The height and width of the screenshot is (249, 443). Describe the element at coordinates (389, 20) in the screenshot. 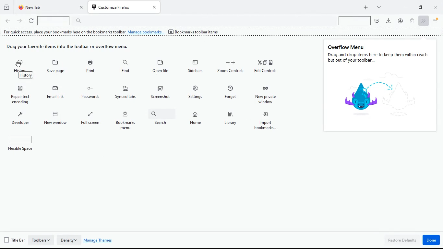

I see `Download` at that location.